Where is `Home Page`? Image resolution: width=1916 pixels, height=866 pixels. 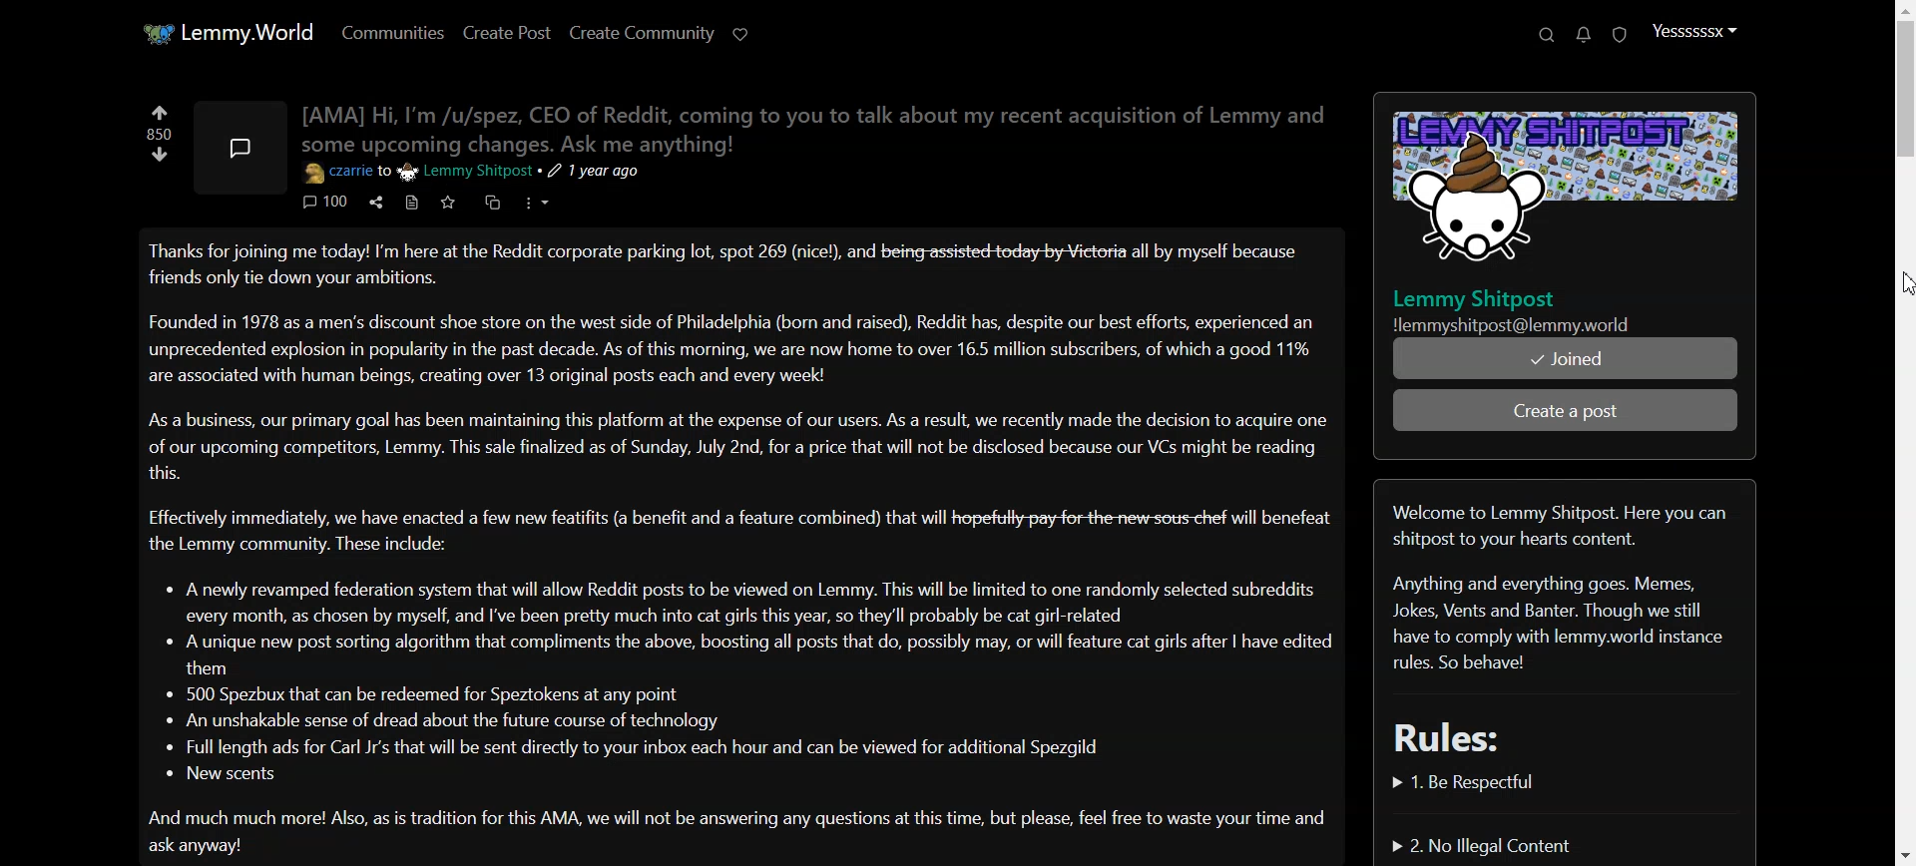 Home Page is located at coordinates (225, 33).